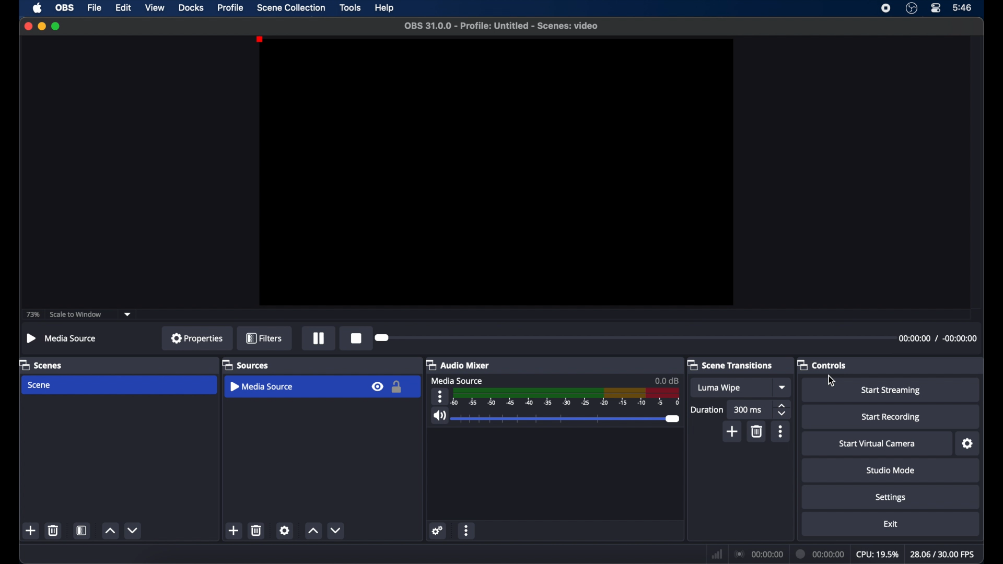  I want to click on audio mixer, so click(458, 366).